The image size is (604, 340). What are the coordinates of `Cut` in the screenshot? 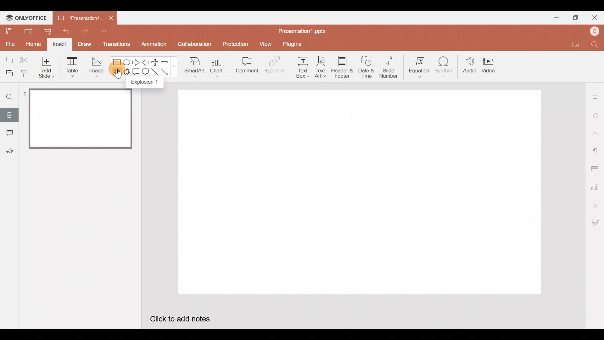 It's located at (25, 59).